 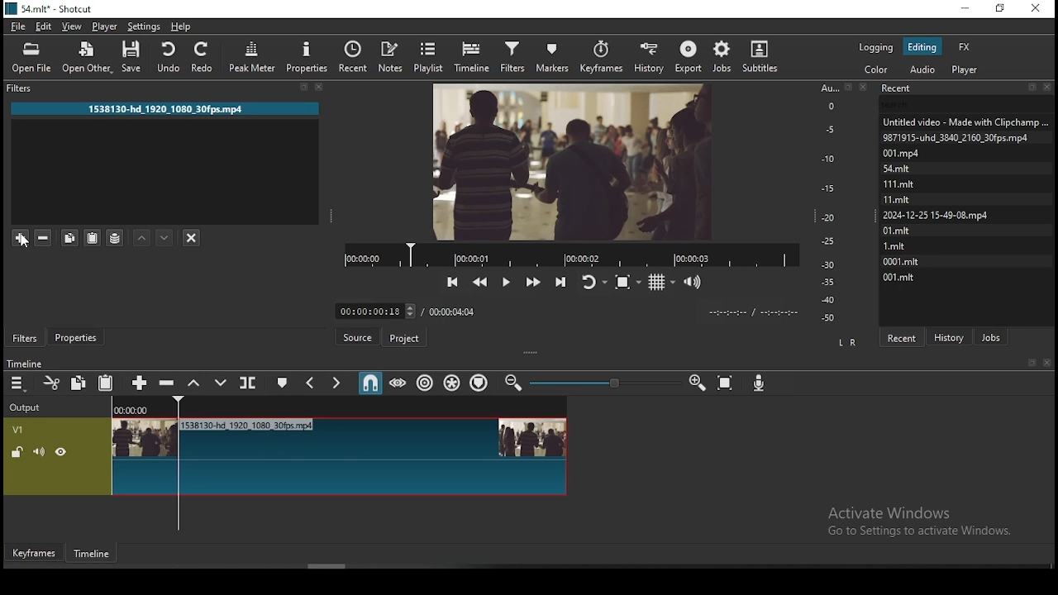 What do you see at coordinates (107, 383) in the screenshot?
I see `paste` at bounding box center [107, 383].